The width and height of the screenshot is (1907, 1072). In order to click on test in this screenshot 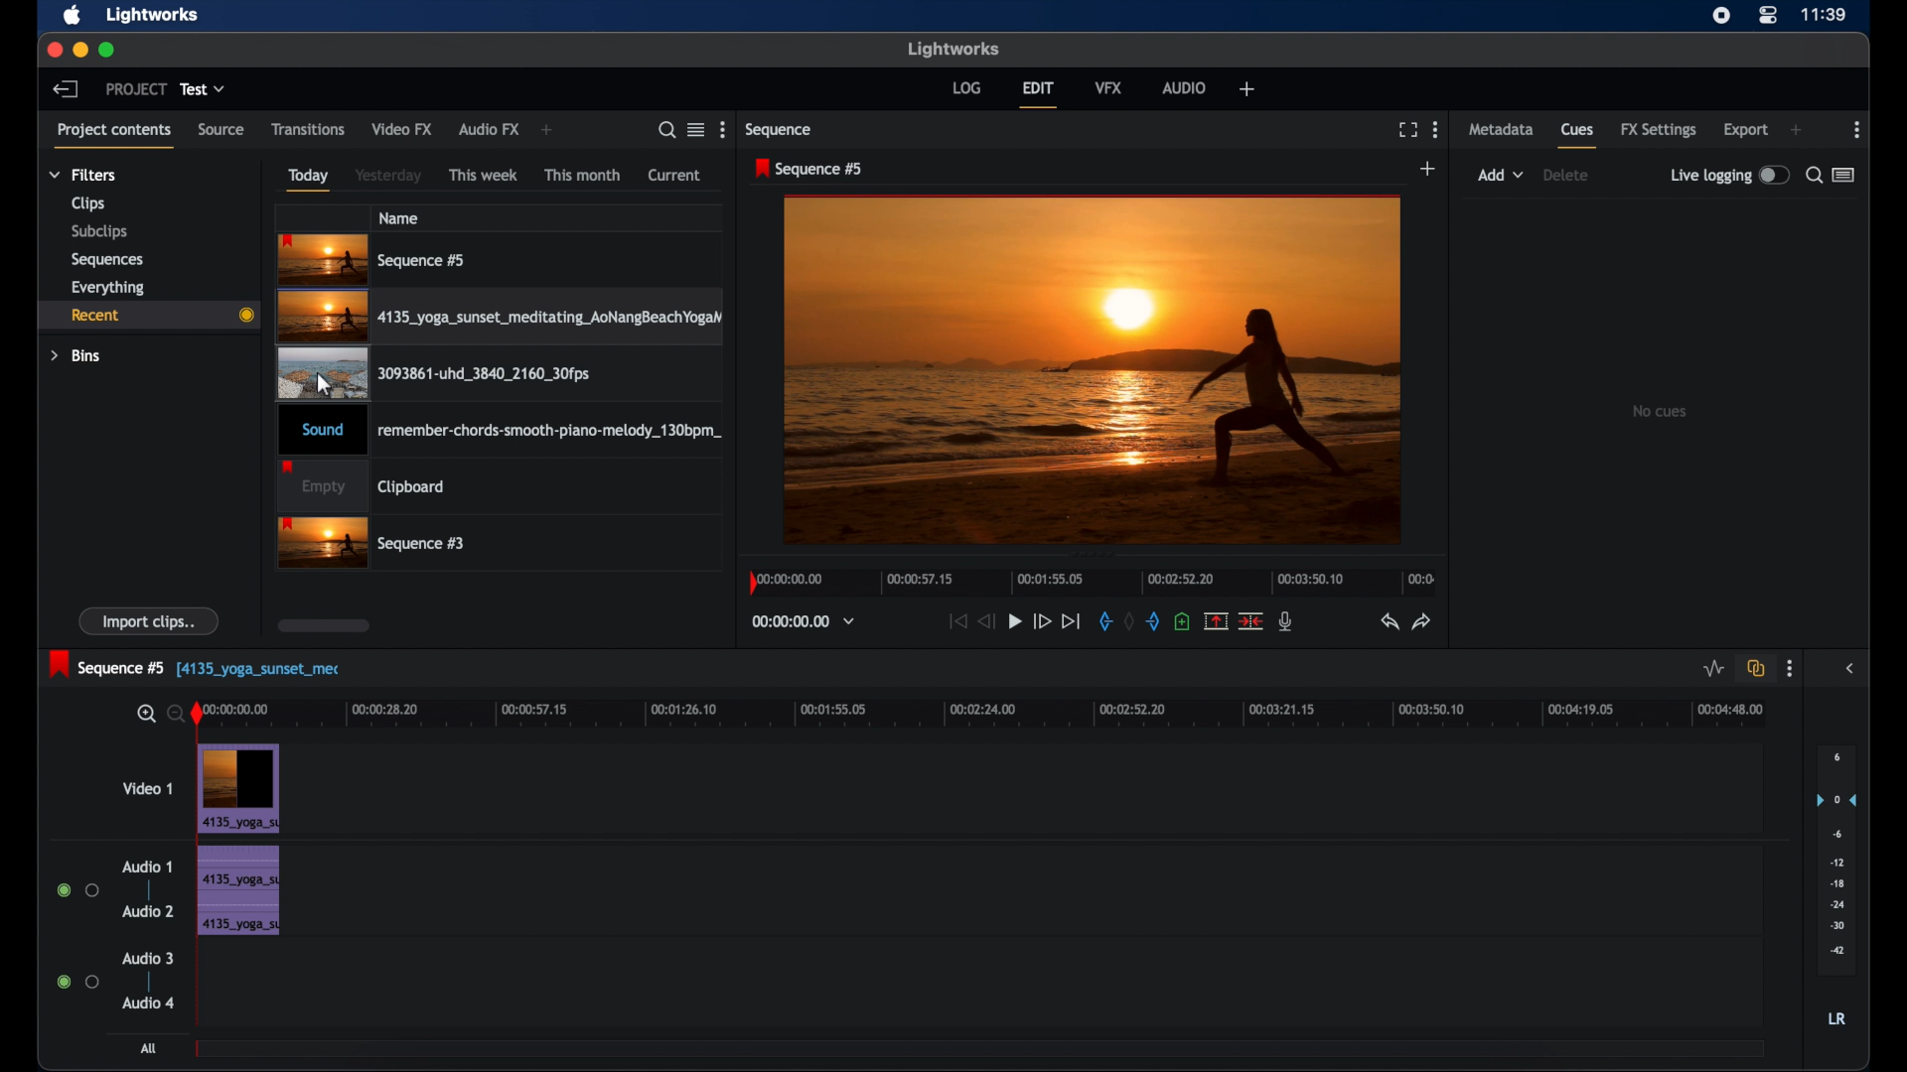, I will do `click(204, 88)`.